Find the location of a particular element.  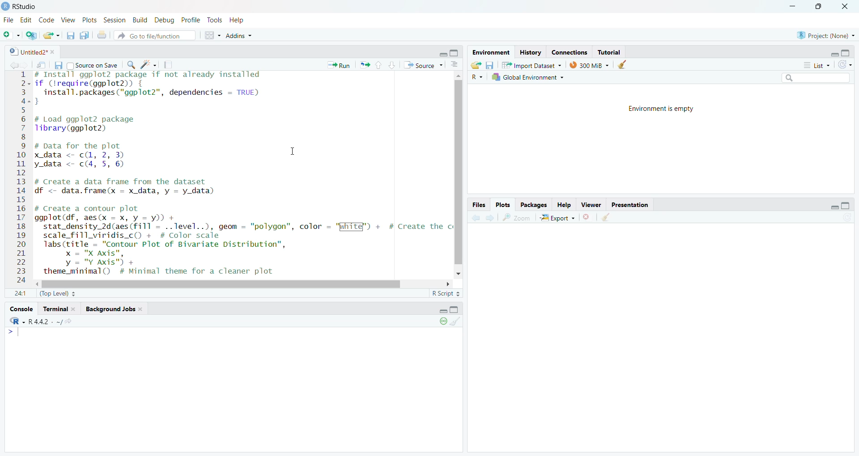

Debug is located at coordinates (165, 21).